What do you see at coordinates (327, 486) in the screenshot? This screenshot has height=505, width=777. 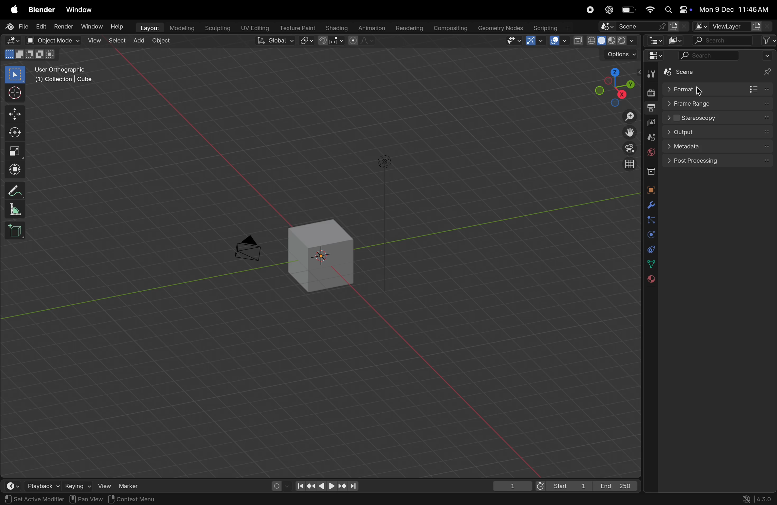 I see `playback controls` at bounding box center [327, 486].